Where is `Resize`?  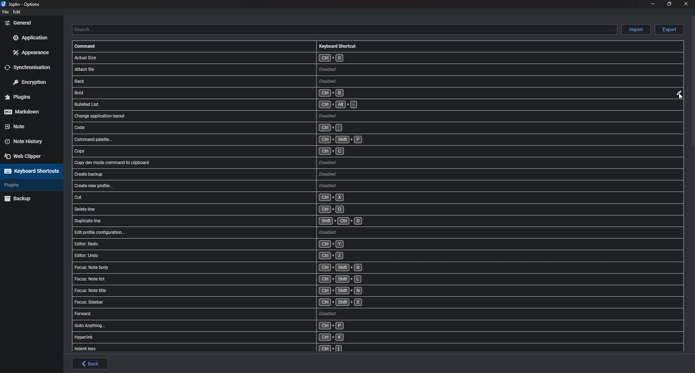
Resize is located at coordinates (669, 4).